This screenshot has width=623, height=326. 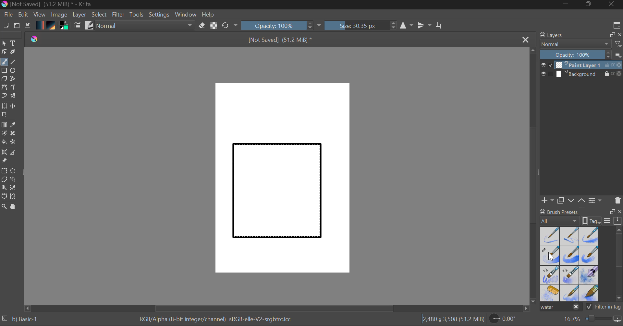 What do you see at coordinates (4, 124) in the screenshot?
I see `Fill Gradient` at bounding box center [4, 124].